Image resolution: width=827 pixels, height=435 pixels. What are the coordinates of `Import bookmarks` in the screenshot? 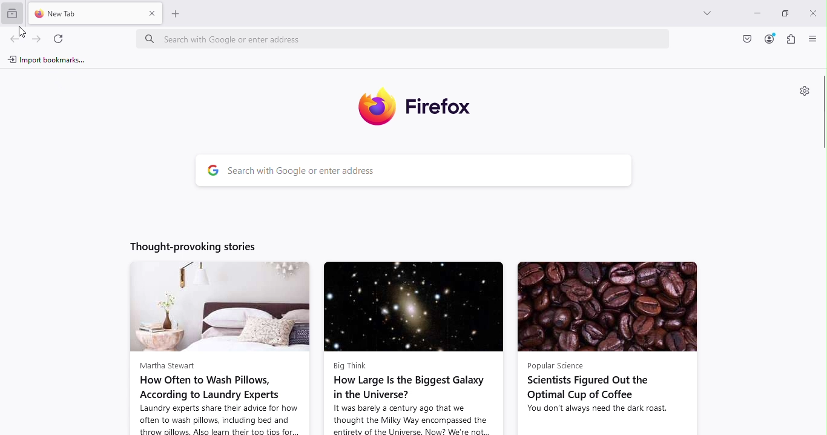 It's located at (47, 60).